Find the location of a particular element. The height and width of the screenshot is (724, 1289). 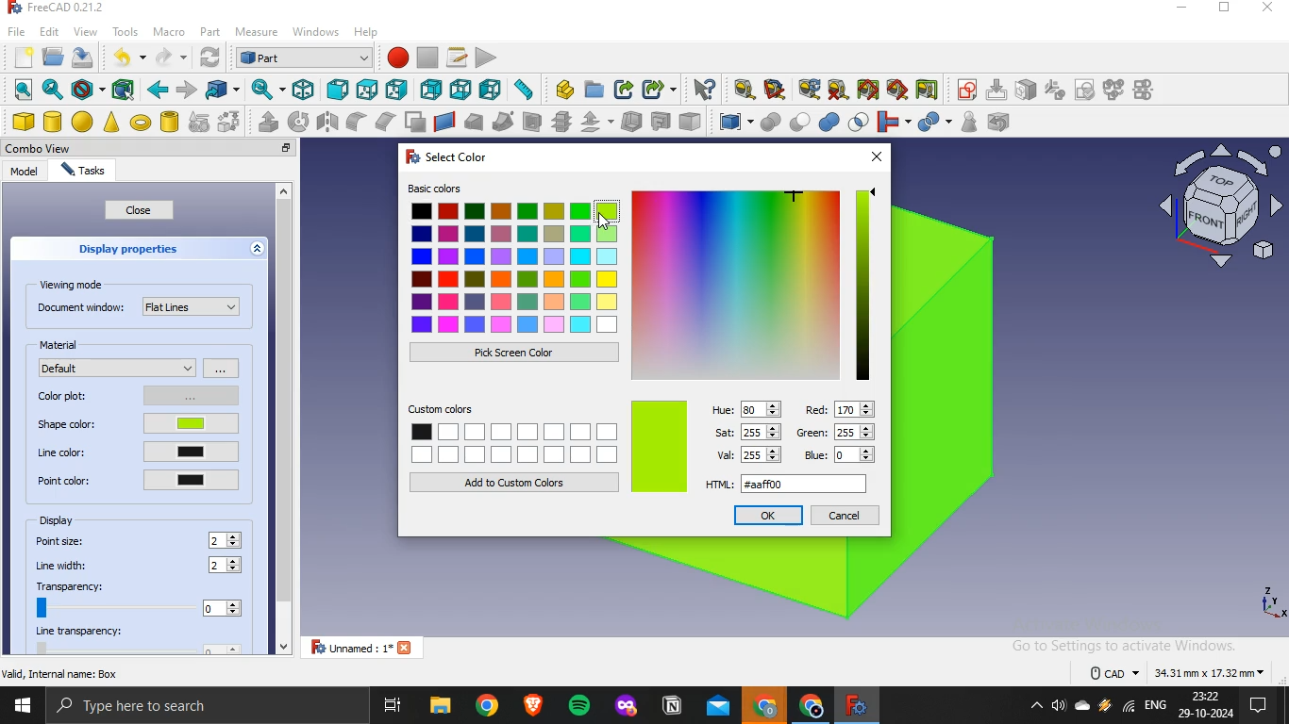

tools is located at coordinates (126, 30).